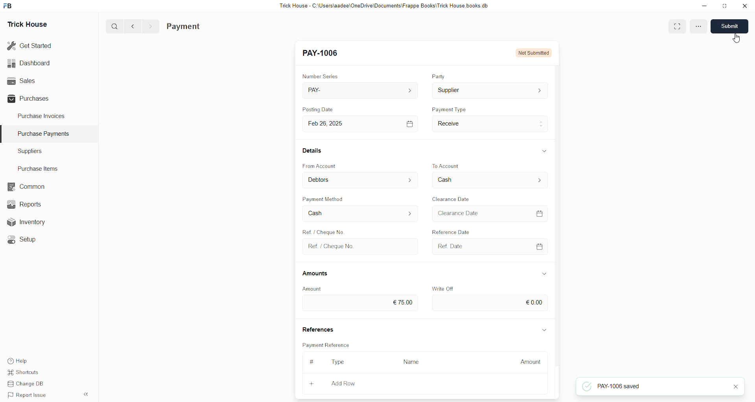  What do you see at coordinates (490, 303) in the screenshot?
I see `€0.00` at bounding box center [490, 303].